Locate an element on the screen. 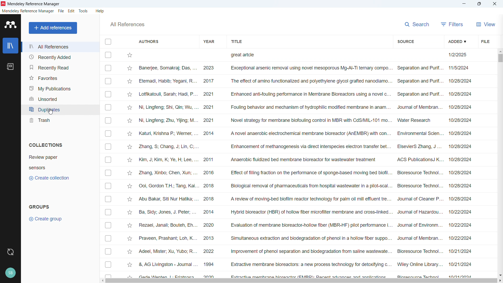 The image size is (503, 283). Sync  is located at coordinates (10, 251).